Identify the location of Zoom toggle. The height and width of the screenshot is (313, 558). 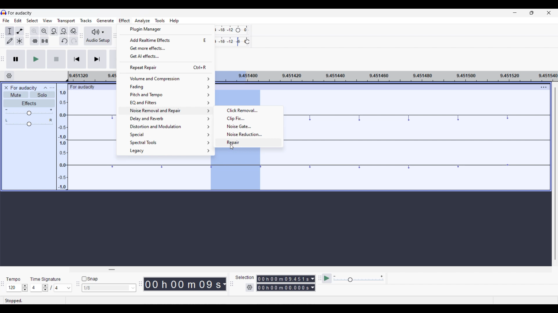
(74, 31).